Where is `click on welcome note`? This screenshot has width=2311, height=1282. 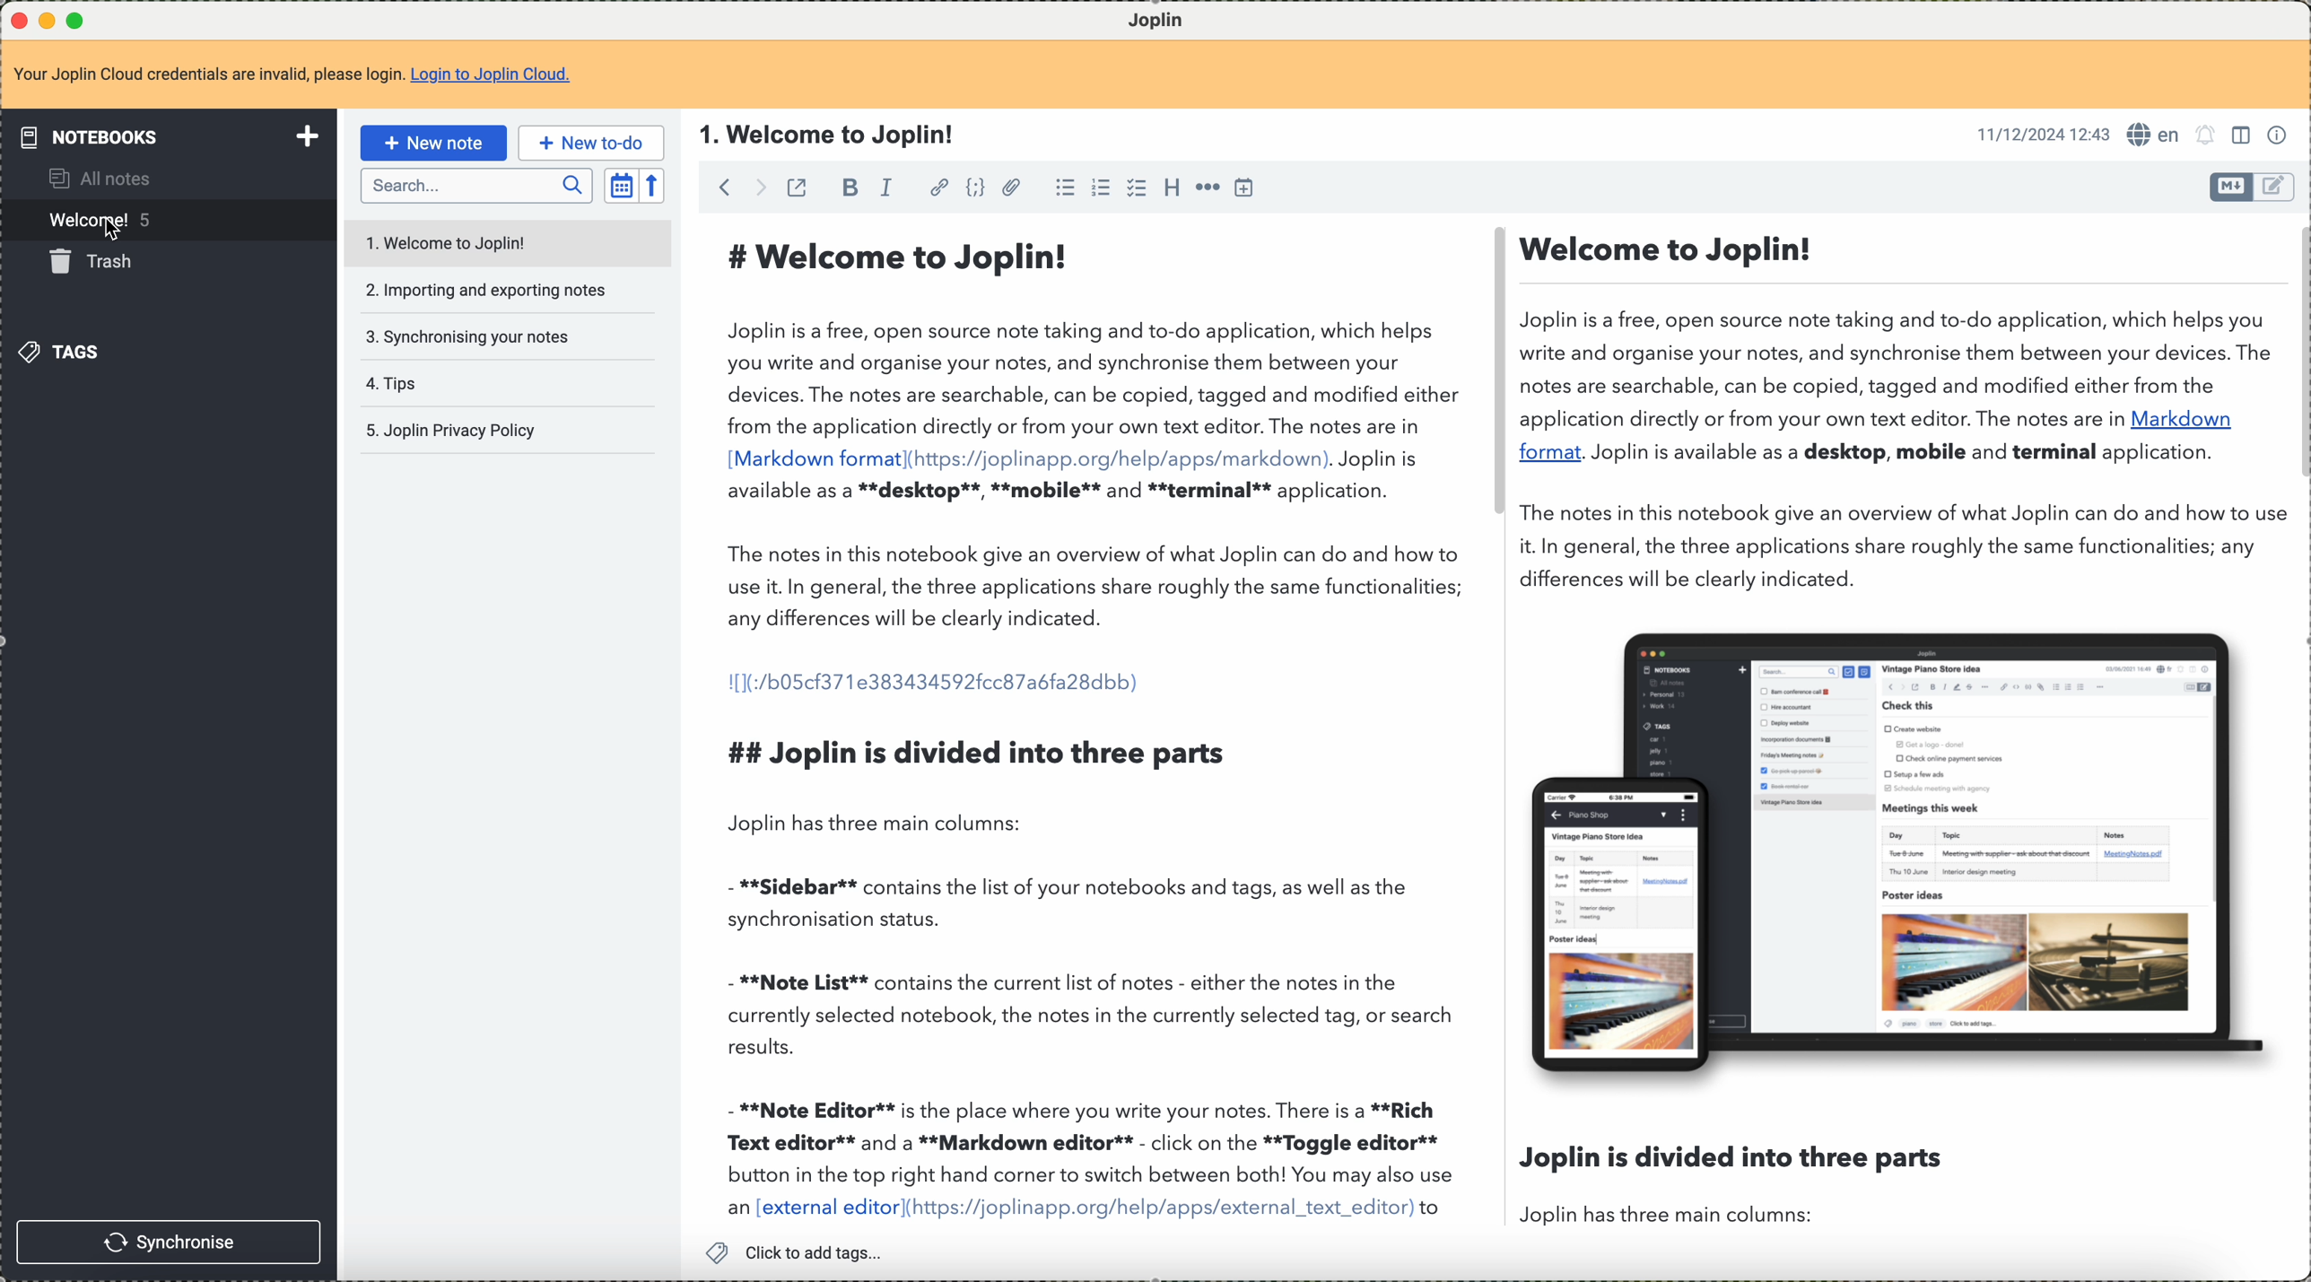 click on welcome note is located at coordinates (166, 223).